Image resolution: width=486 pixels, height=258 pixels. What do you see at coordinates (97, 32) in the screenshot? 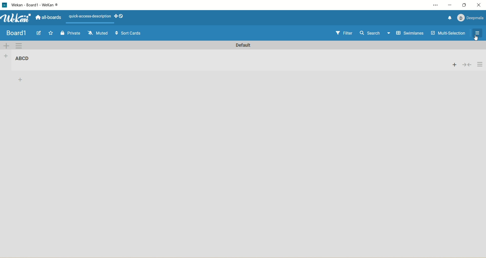
I see `Muted` at bounding box center [97, 32].